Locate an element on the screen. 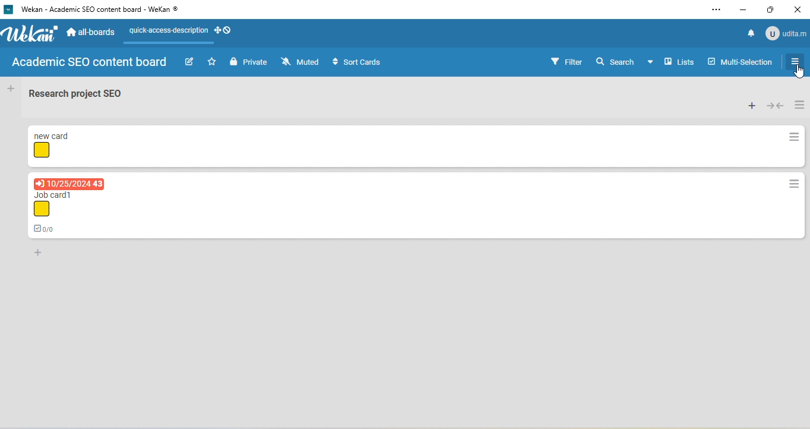  minimize is located at coordinates (743, 9).